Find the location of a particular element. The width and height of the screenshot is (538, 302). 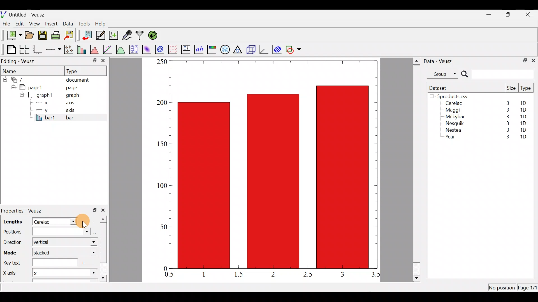

Mode is located at coordinates (12, 252).